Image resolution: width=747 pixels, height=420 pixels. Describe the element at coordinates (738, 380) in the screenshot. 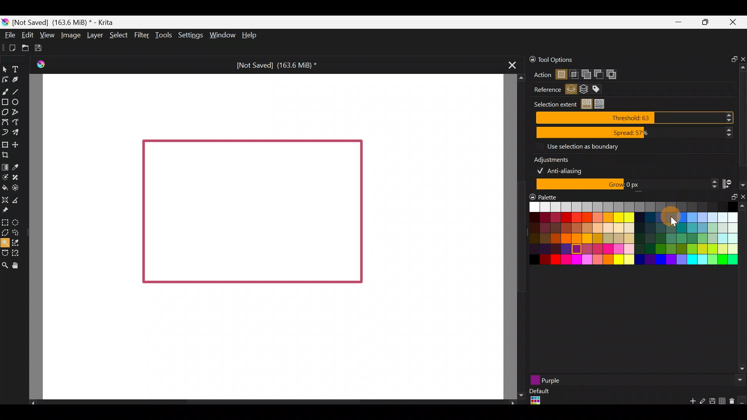

I see `Scroll button` at that location.